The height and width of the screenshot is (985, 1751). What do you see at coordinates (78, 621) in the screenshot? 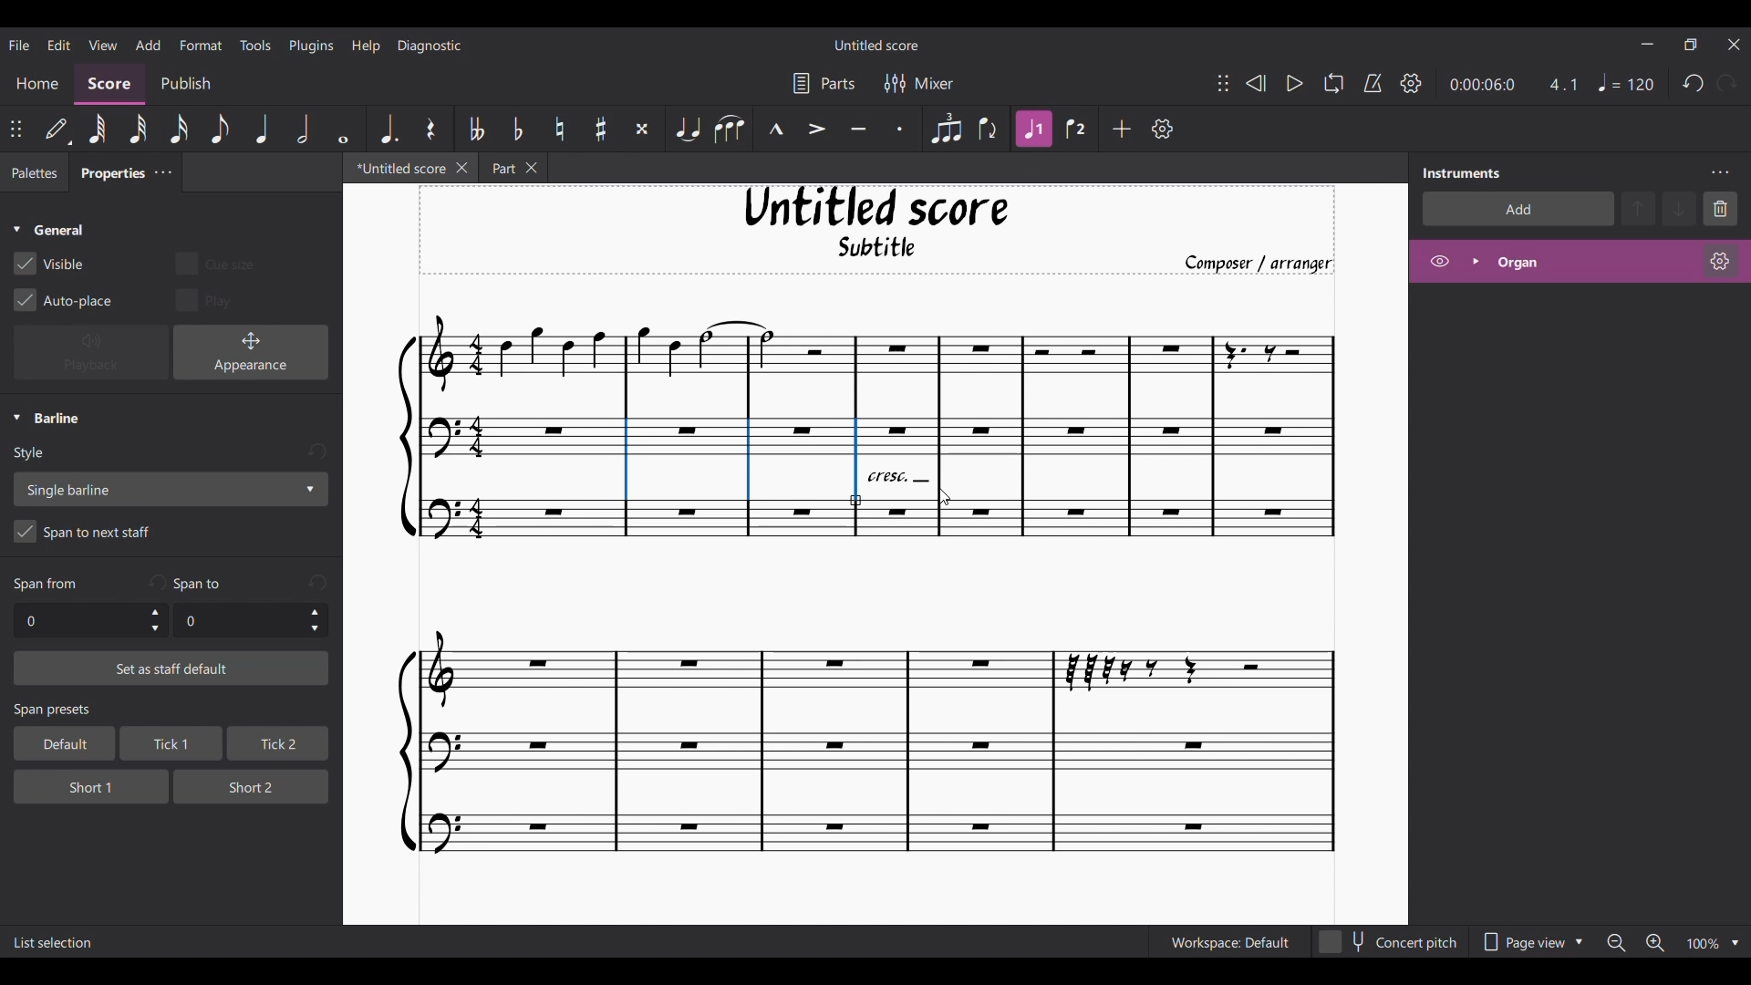
I see `Type in Span from` at bounding box center [78, 621].